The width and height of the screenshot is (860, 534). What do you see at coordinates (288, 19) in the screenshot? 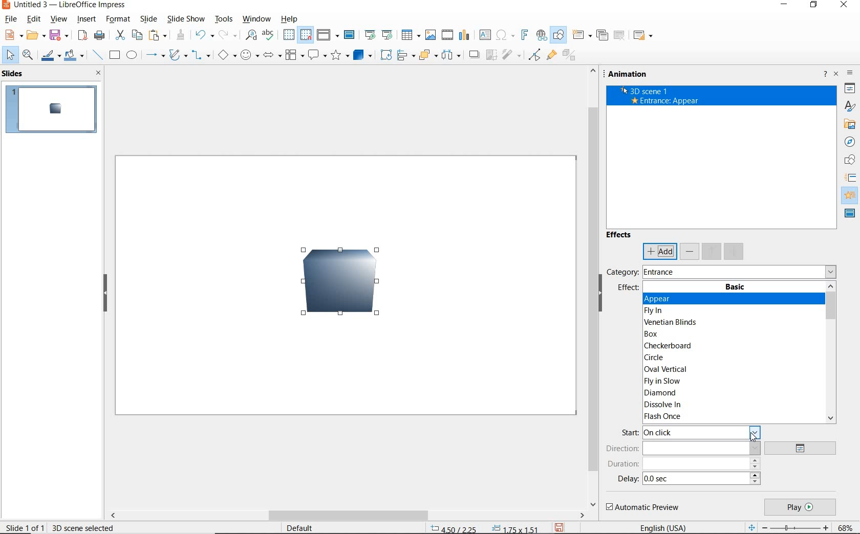
I see `help` at bounding box center [288, 19].